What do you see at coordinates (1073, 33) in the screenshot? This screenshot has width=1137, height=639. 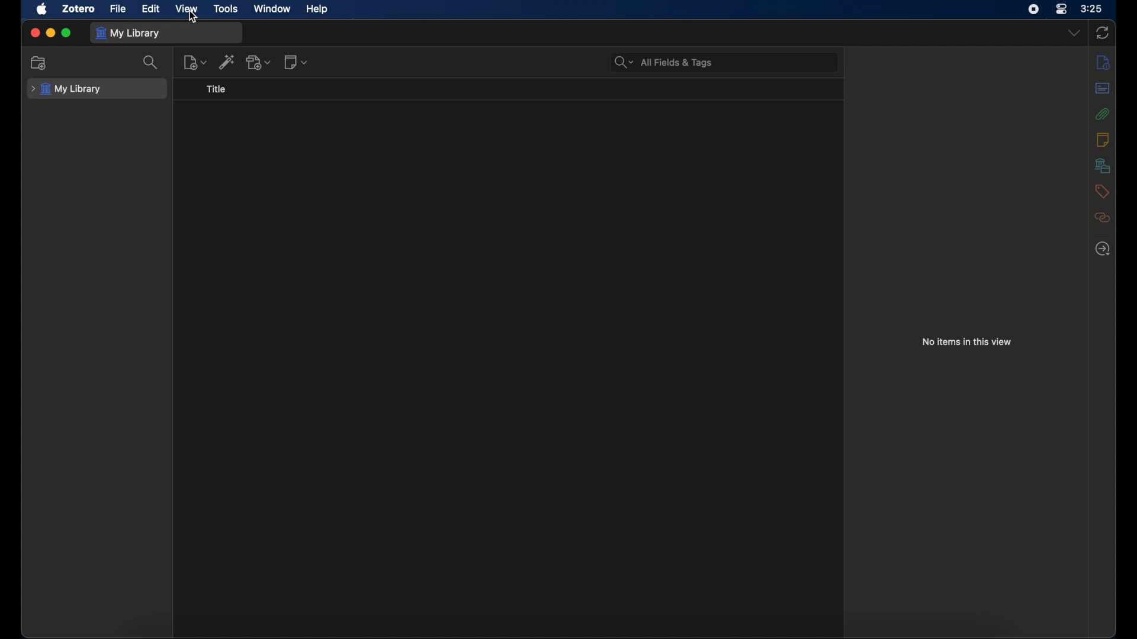 I see `dropdown` at bounding box center [1073, 33].